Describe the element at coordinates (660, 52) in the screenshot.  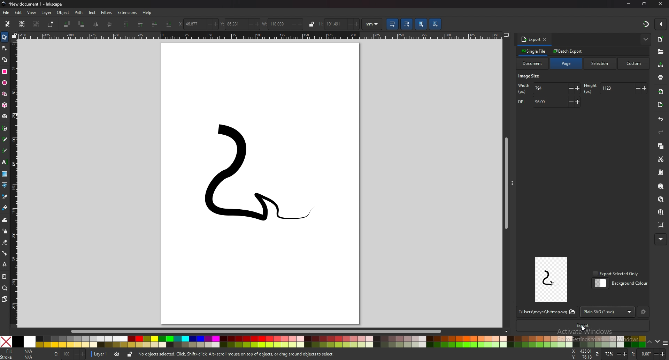
I see `open` at that location.